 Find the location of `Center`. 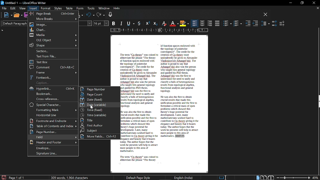

Center is located at coordinates (202, 23).